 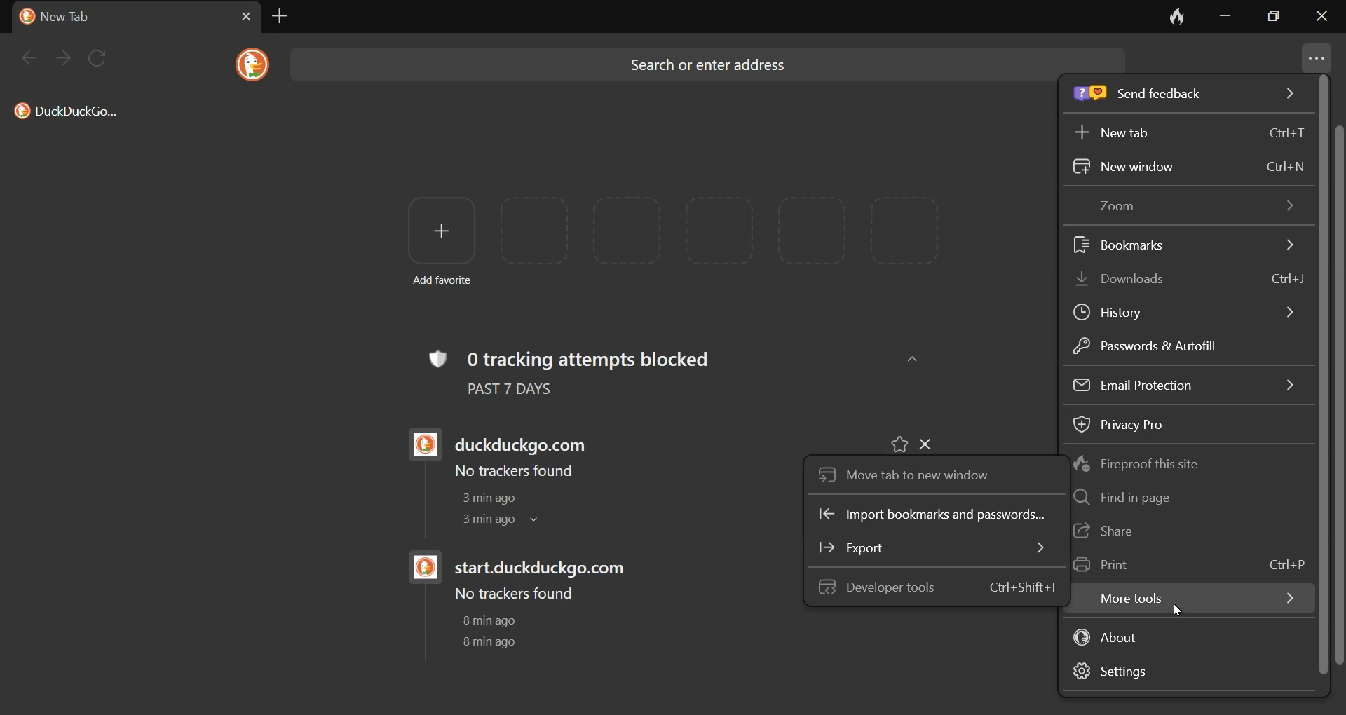 I want to click on Move tab to new window, so click(x=906, y=472).